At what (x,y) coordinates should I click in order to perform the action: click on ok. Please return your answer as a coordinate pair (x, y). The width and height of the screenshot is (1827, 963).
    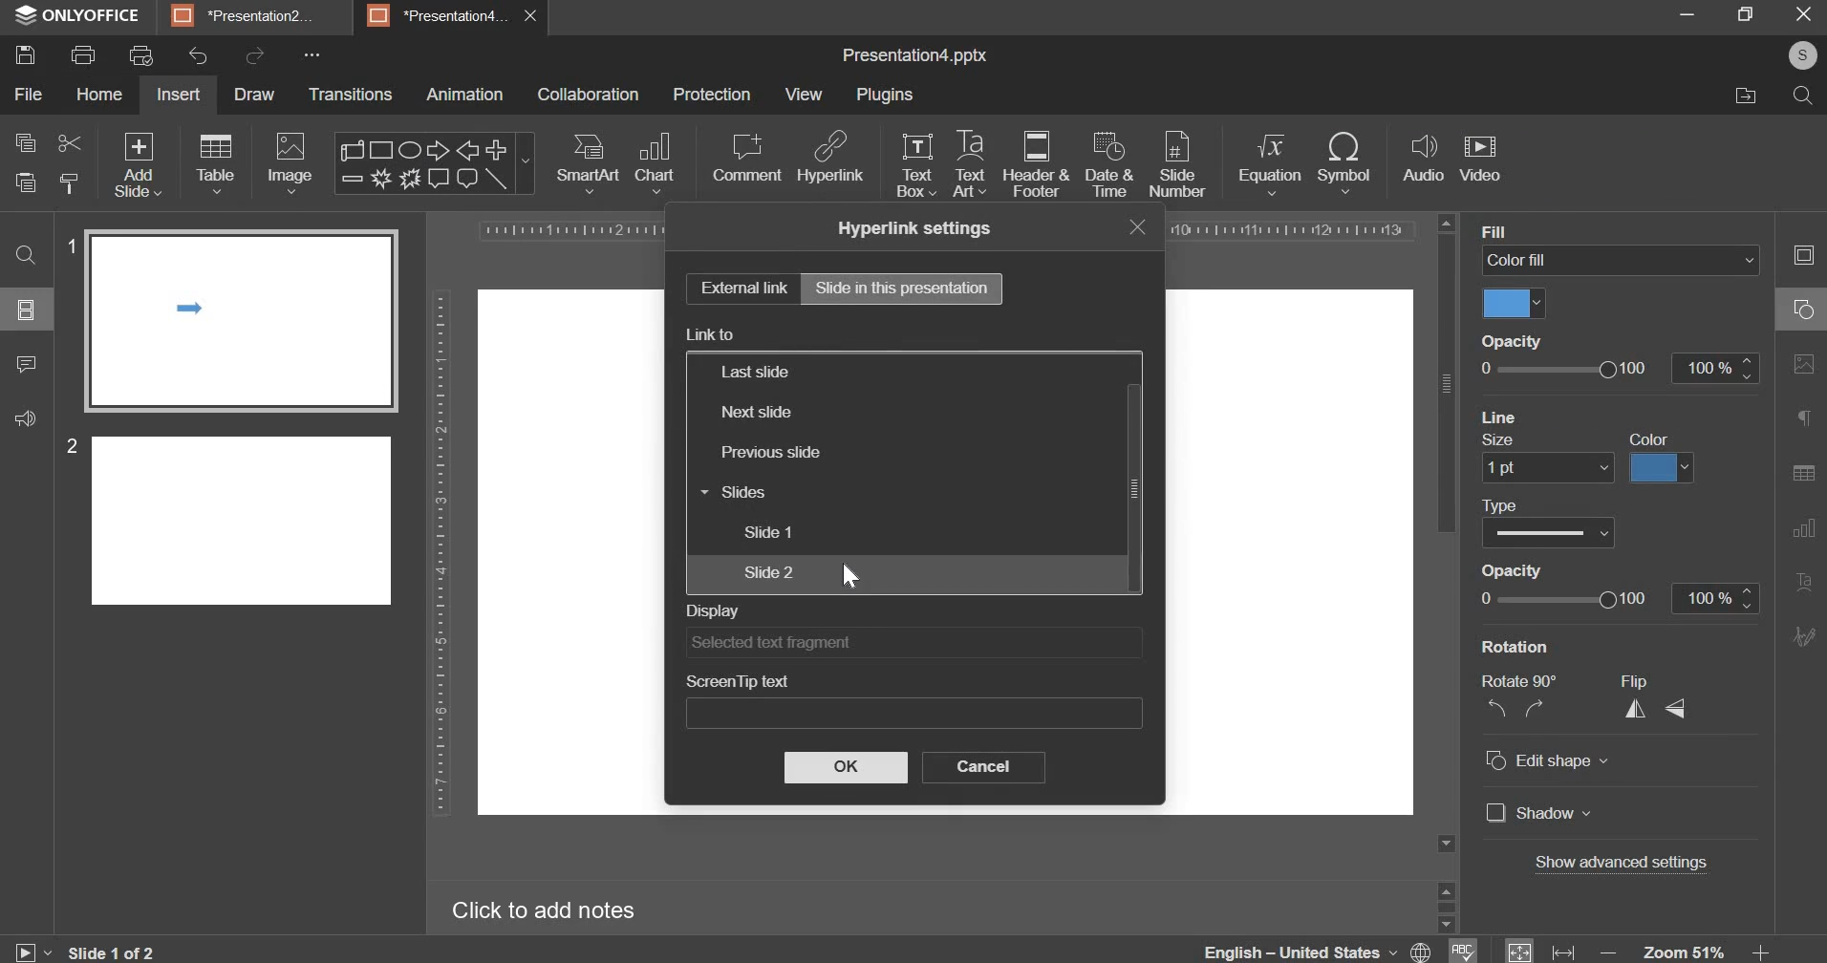
    Looking at the image, I should click on (844, 767).